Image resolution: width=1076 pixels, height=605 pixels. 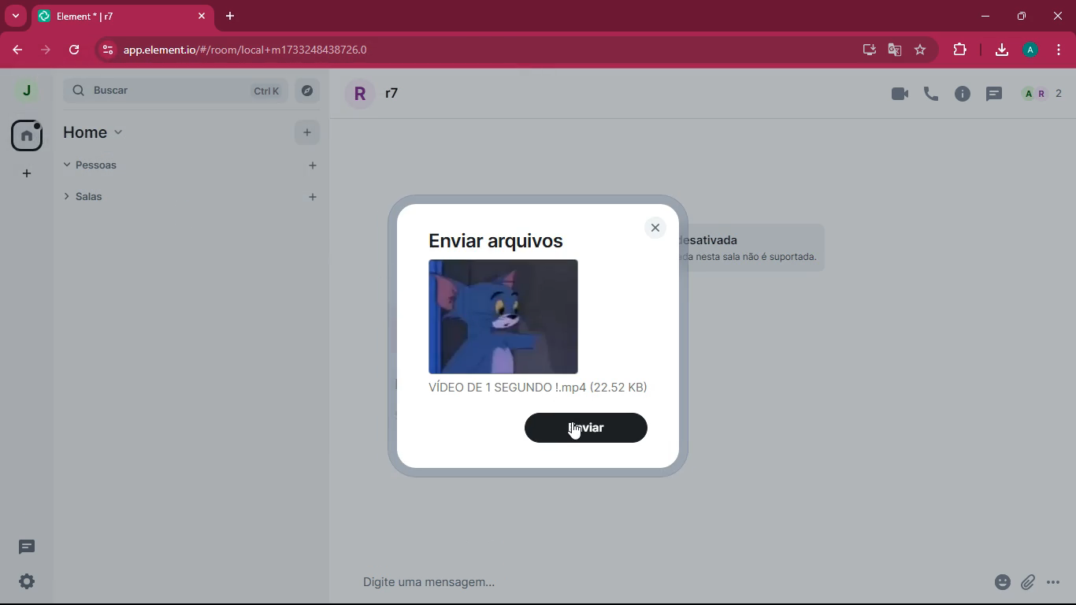 I want to click on more, so click(x=24, y=174).